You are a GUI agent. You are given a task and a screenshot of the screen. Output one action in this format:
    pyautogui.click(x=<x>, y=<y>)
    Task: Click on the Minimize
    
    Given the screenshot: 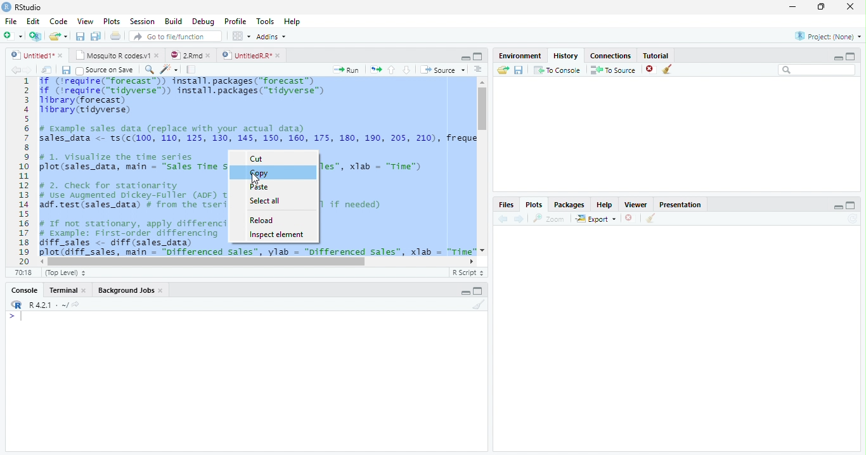 What is the action you would take?
    pyautogui.click(x=837, y=56)
    